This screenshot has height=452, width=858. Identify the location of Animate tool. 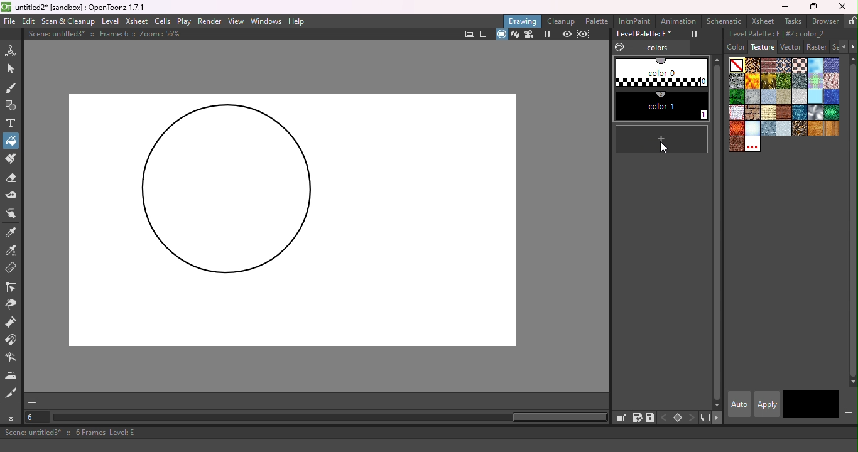
(13, 49).